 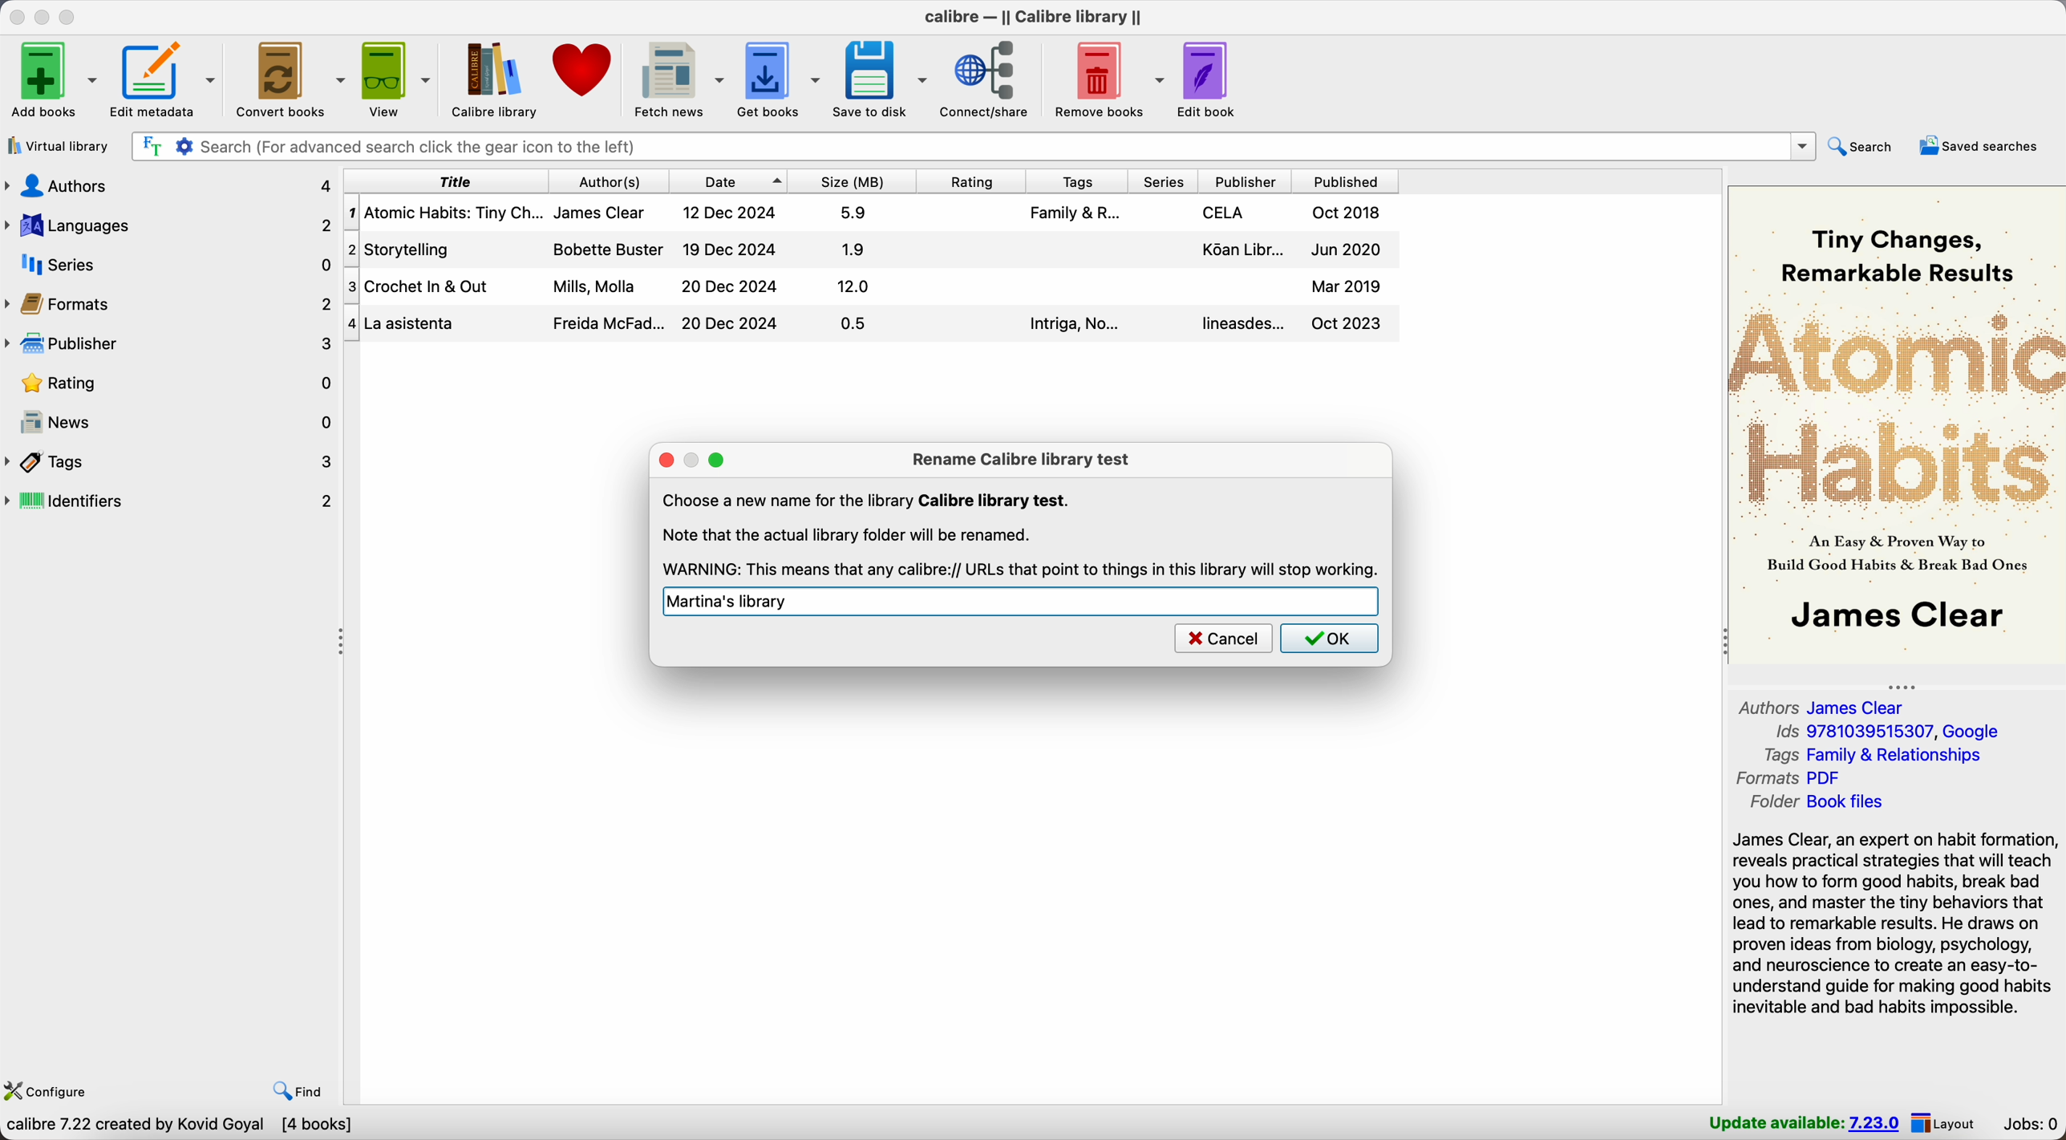 I want to click on jobs: 0, so click(x=2027, y=1122).